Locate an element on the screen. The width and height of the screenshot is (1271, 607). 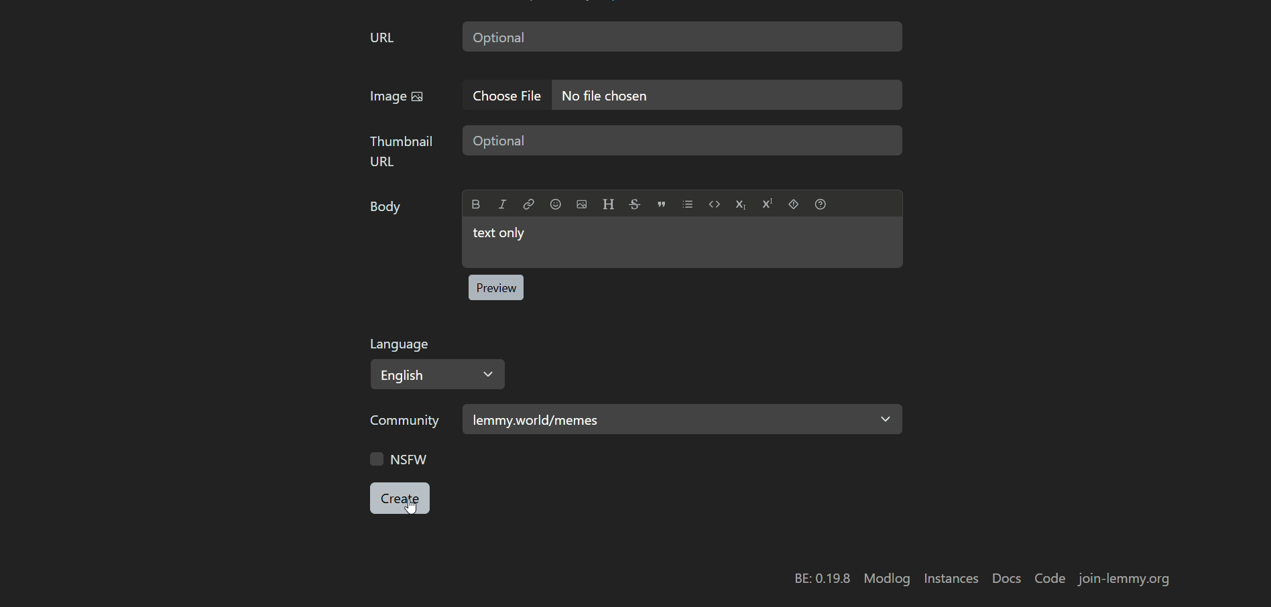
Bold is located at coordinates (477, 204).